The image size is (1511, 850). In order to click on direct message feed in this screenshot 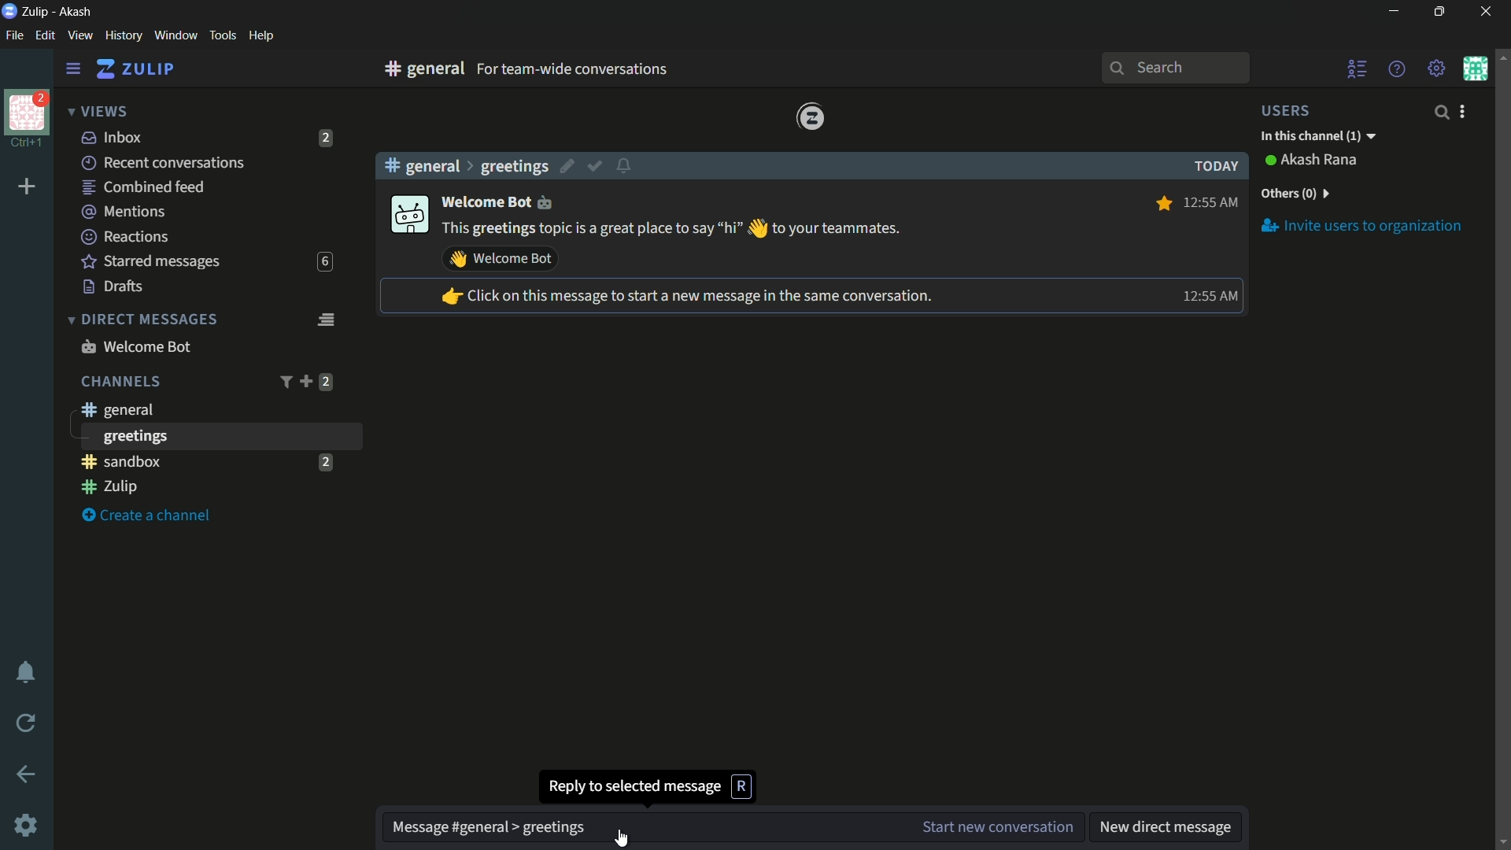, I will do `click(325, 318)`.